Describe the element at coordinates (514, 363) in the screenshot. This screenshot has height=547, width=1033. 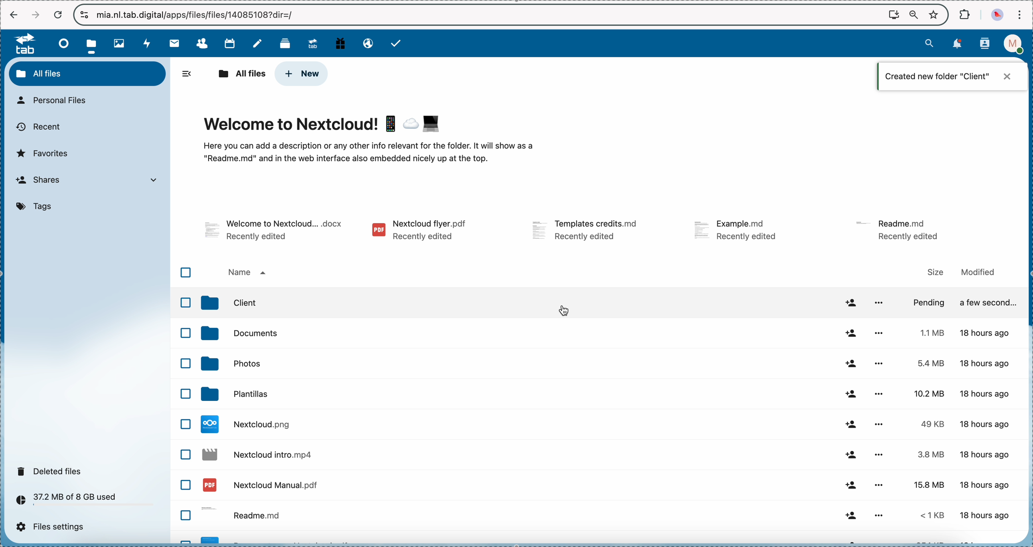
I see `templates` at that location.